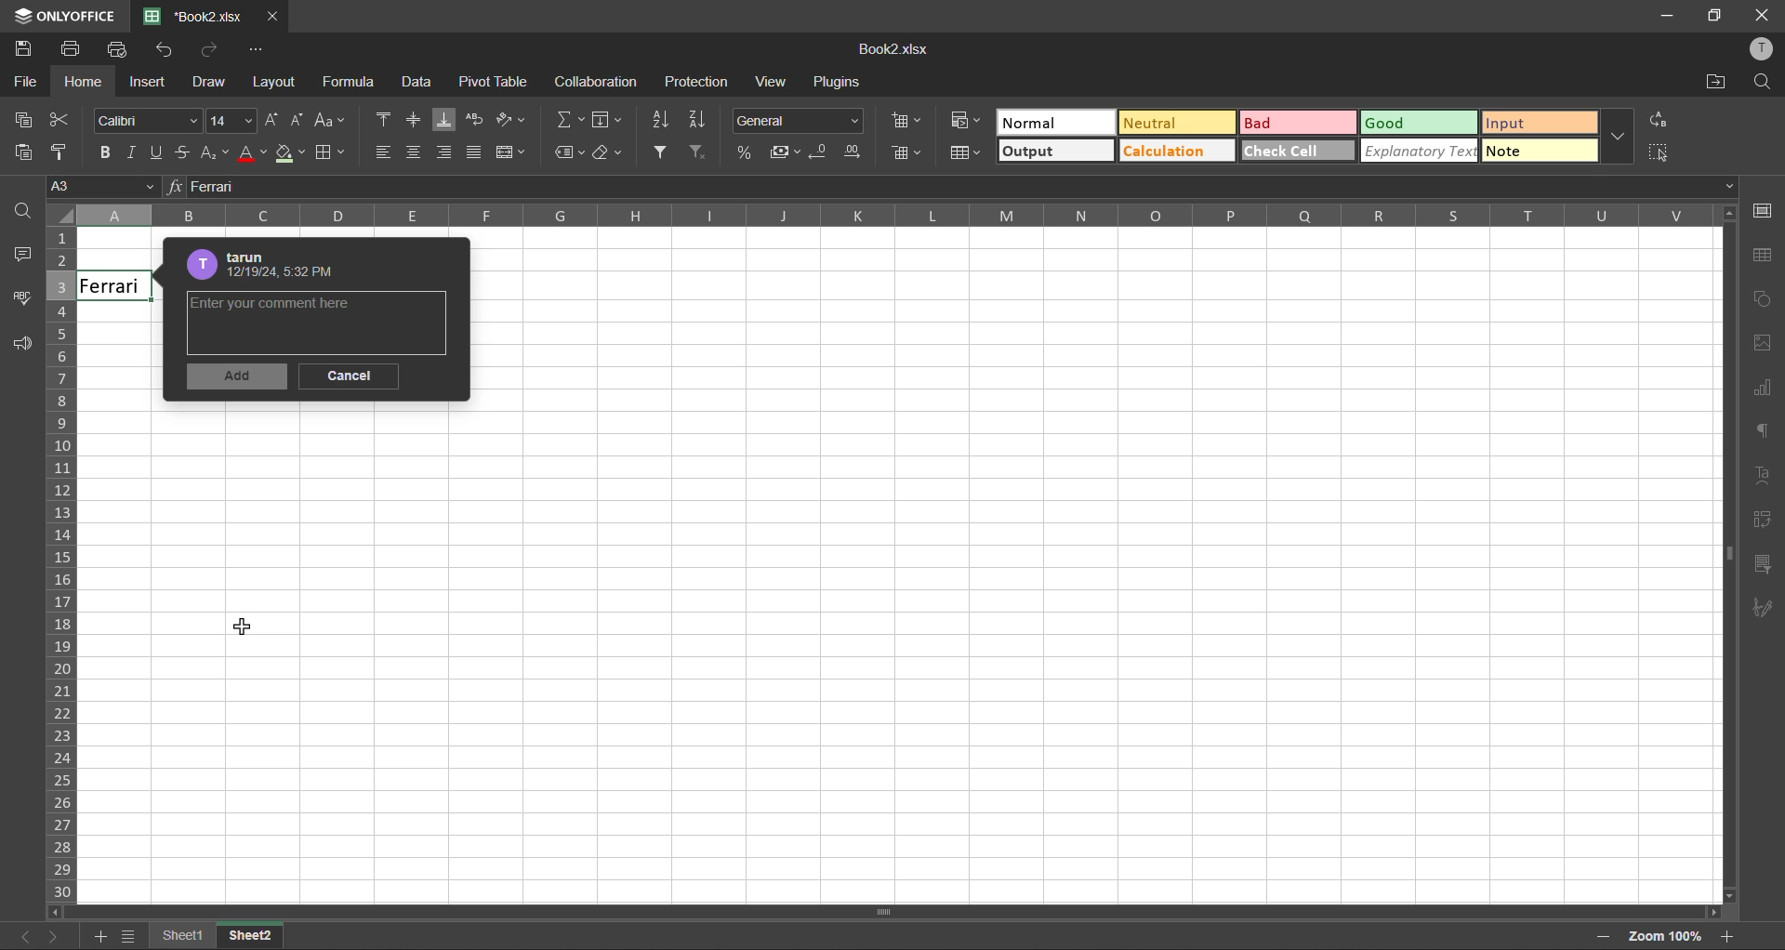  Describe the element at coordinates (511, 156) in the screenshot. I see `merge and center` at that location.